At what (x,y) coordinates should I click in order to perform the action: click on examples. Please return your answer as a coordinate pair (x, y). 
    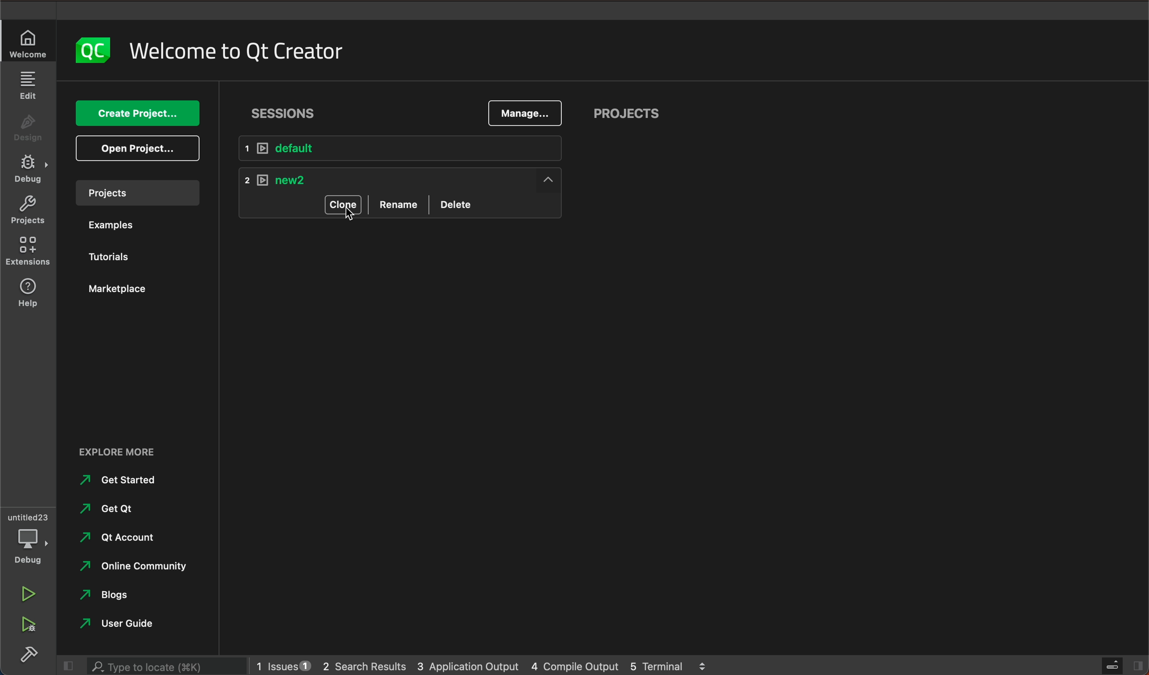
    Looking at the image, I should click on (105, 225).